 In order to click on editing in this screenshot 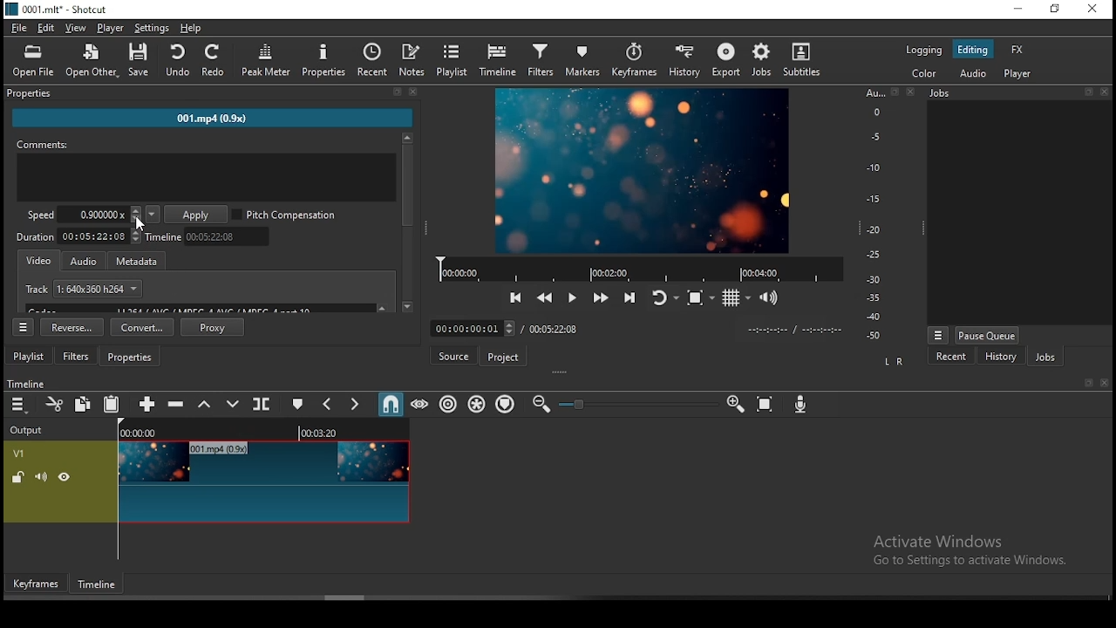, I will do `click(972, 51)`.